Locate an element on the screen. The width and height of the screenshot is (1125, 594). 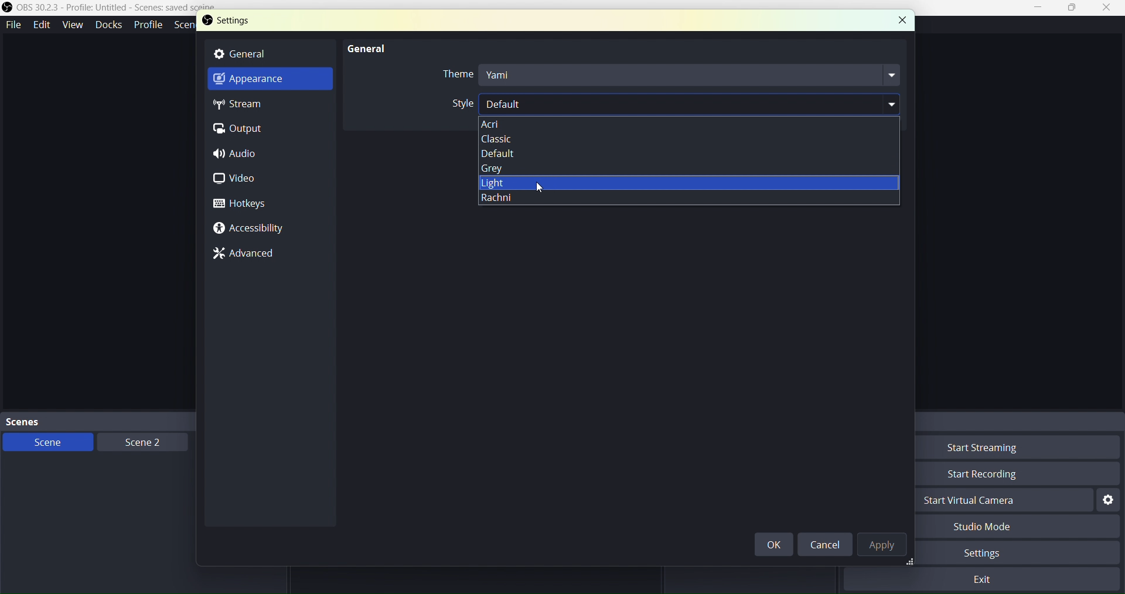
General is located at coordinates (363, 46).